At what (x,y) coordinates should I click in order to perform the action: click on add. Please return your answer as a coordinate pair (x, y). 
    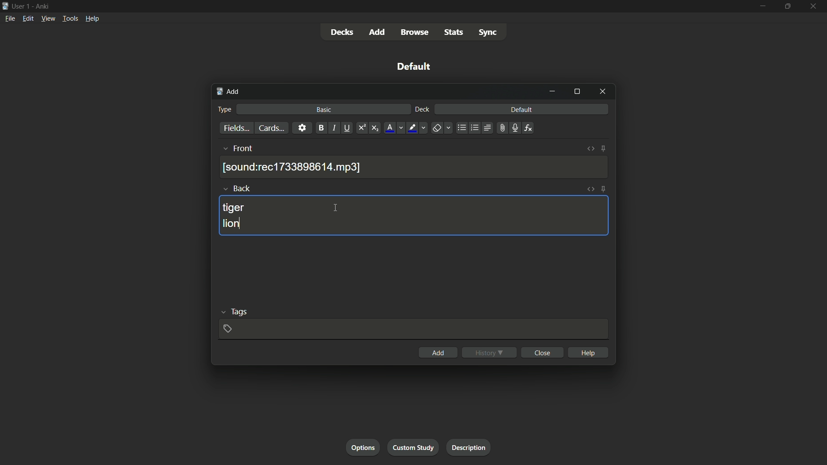
    Looking at the image, I should click on (228, 92).